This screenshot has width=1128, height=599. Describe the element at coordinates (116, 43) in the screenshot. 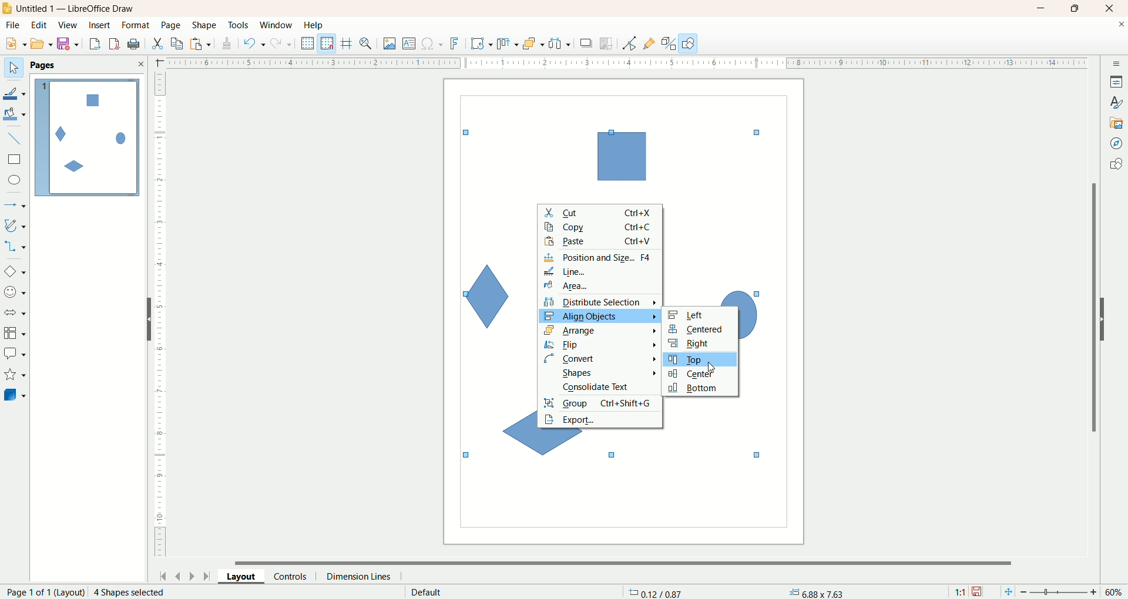

I see `print` at that location.